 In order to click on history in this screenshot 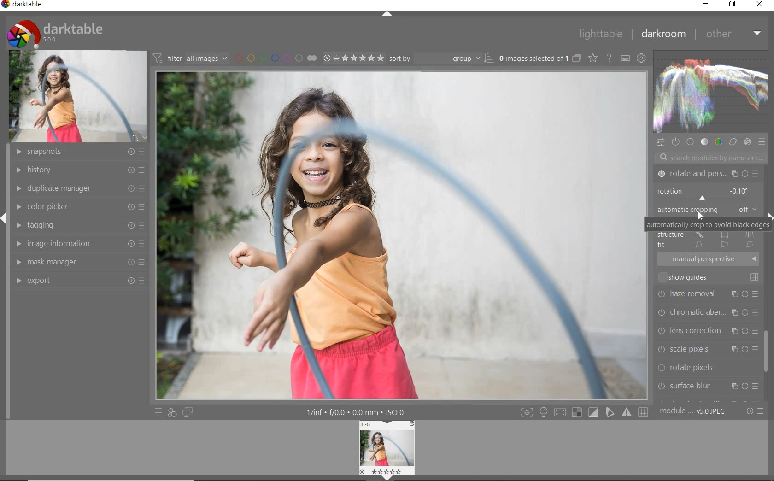, I will do `click(81, 170)`.